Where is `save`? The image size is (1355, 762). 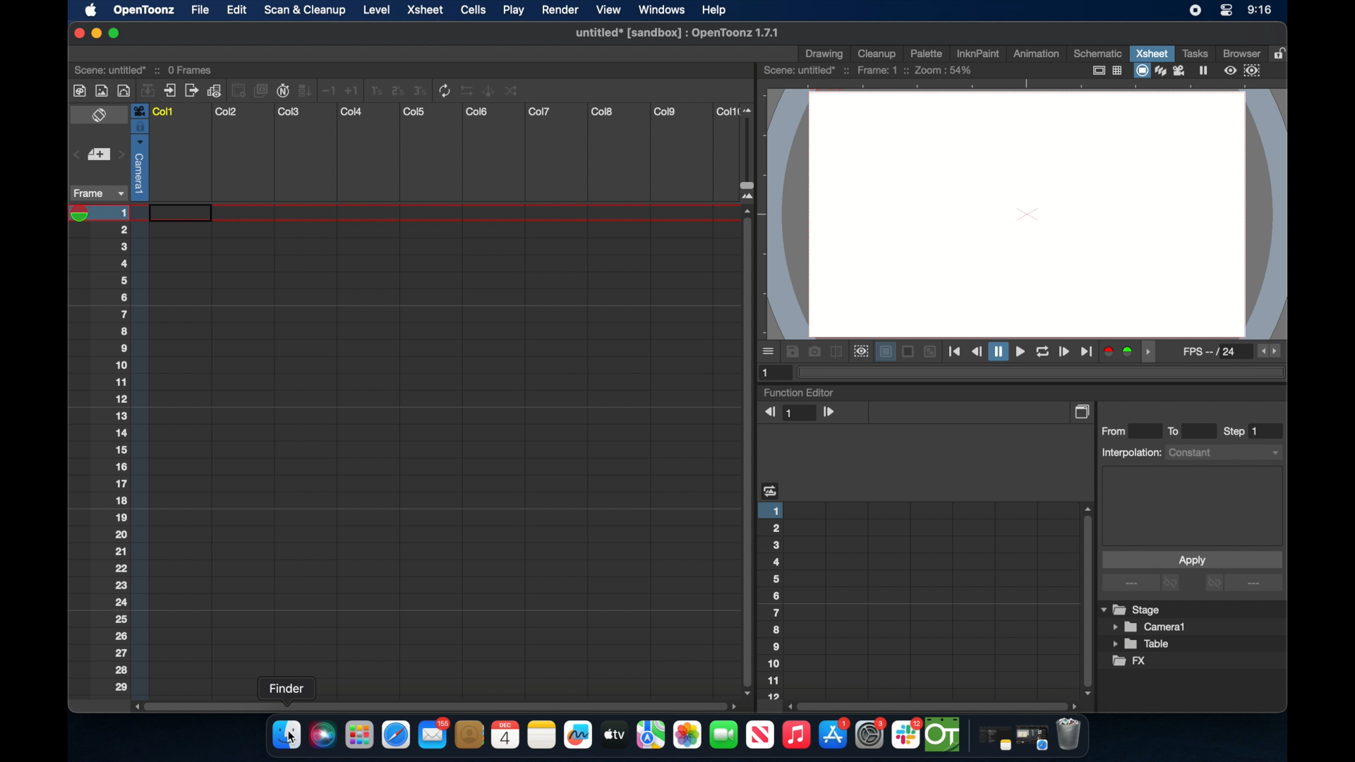 save is located at coordinates (793, 351).